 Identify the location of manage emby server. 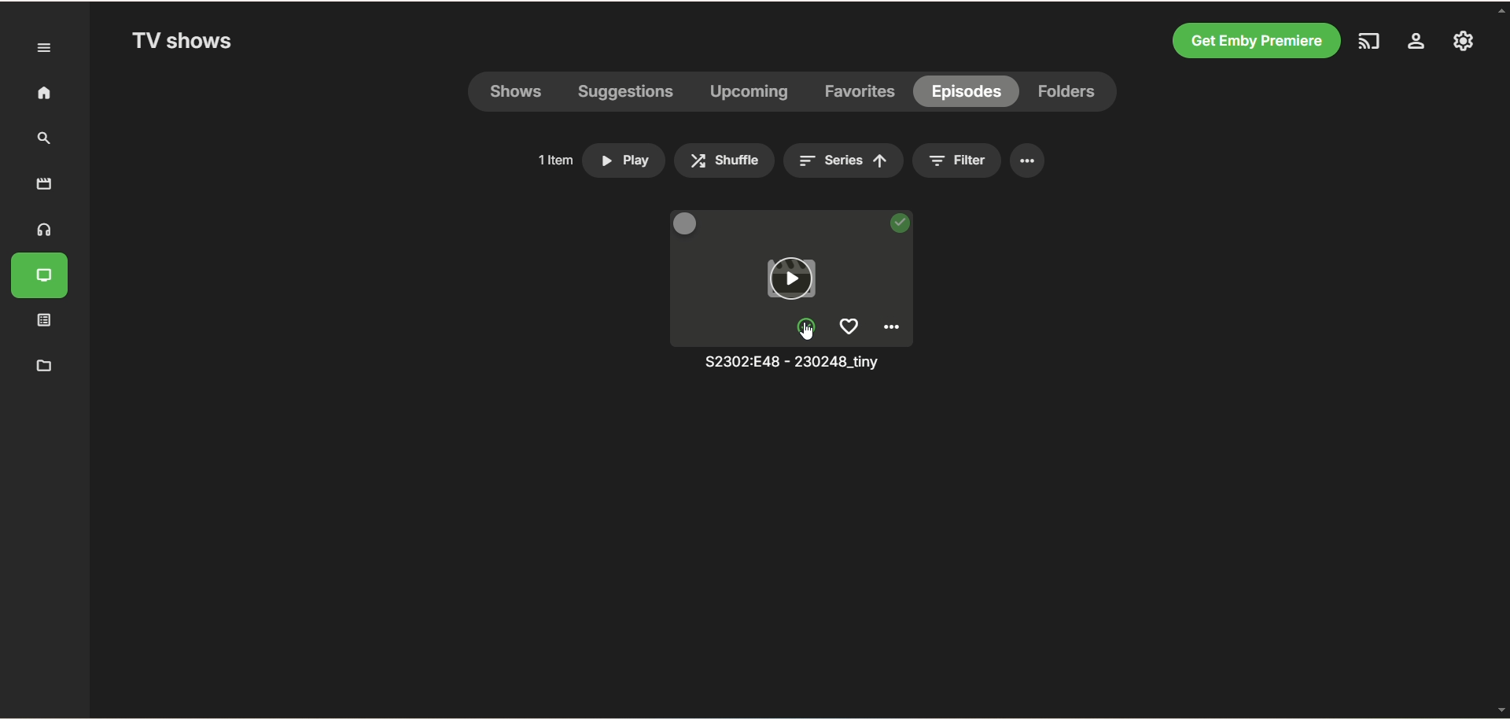
(1462, 41).